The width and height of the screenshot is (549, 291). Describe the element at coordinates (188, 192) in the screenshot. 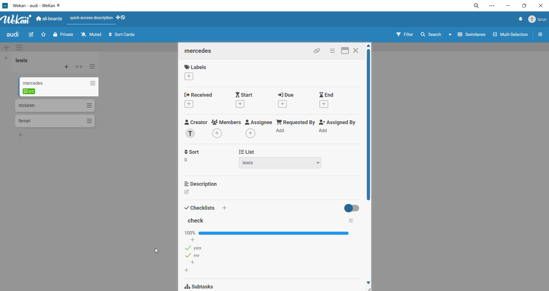

I see `edit` at that location.